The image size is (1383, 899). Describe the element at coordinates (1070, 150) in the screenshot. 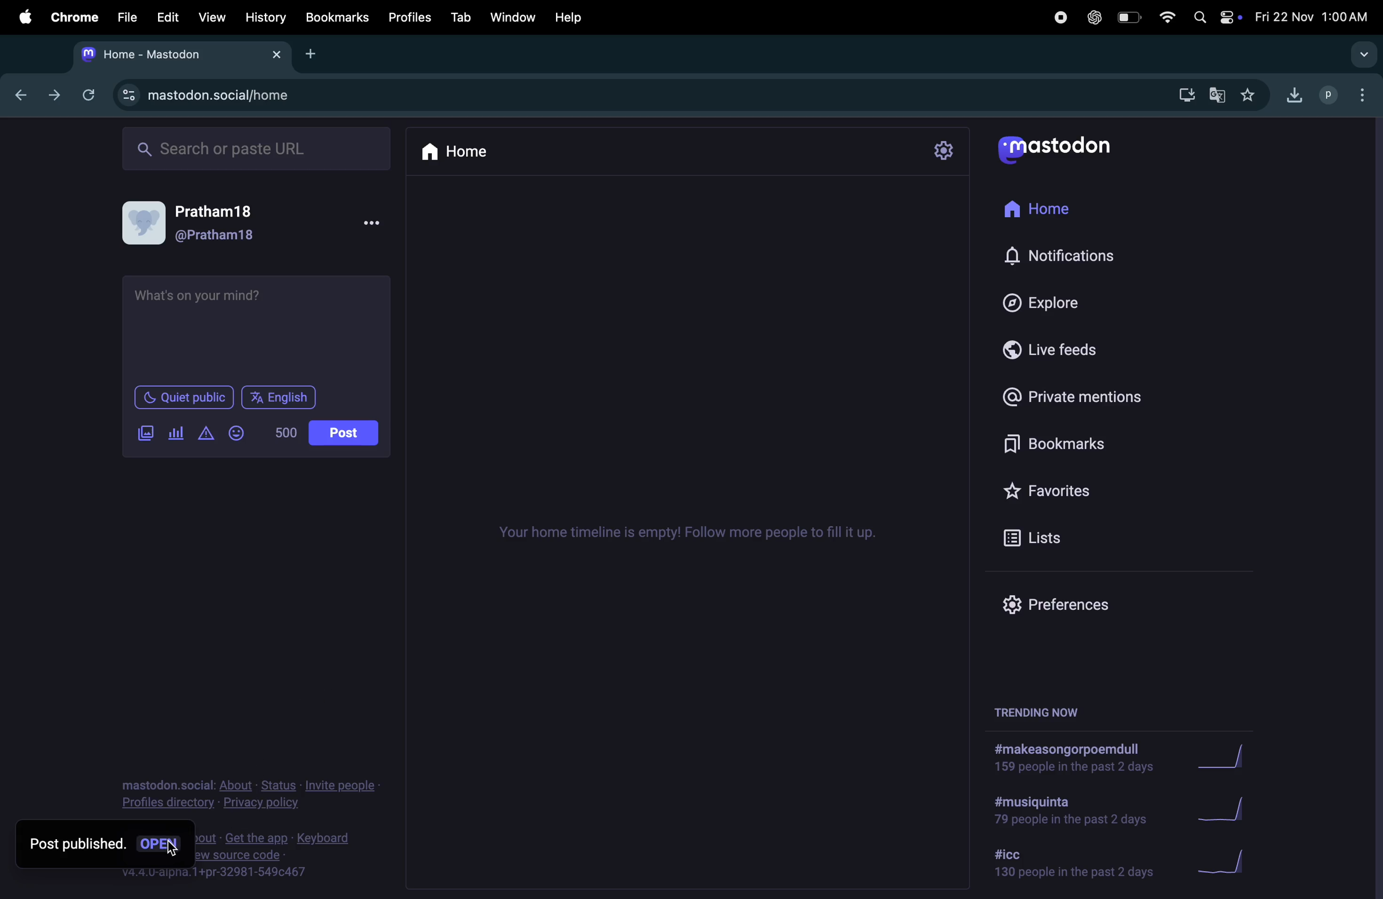

I see `mastodon` at that location.